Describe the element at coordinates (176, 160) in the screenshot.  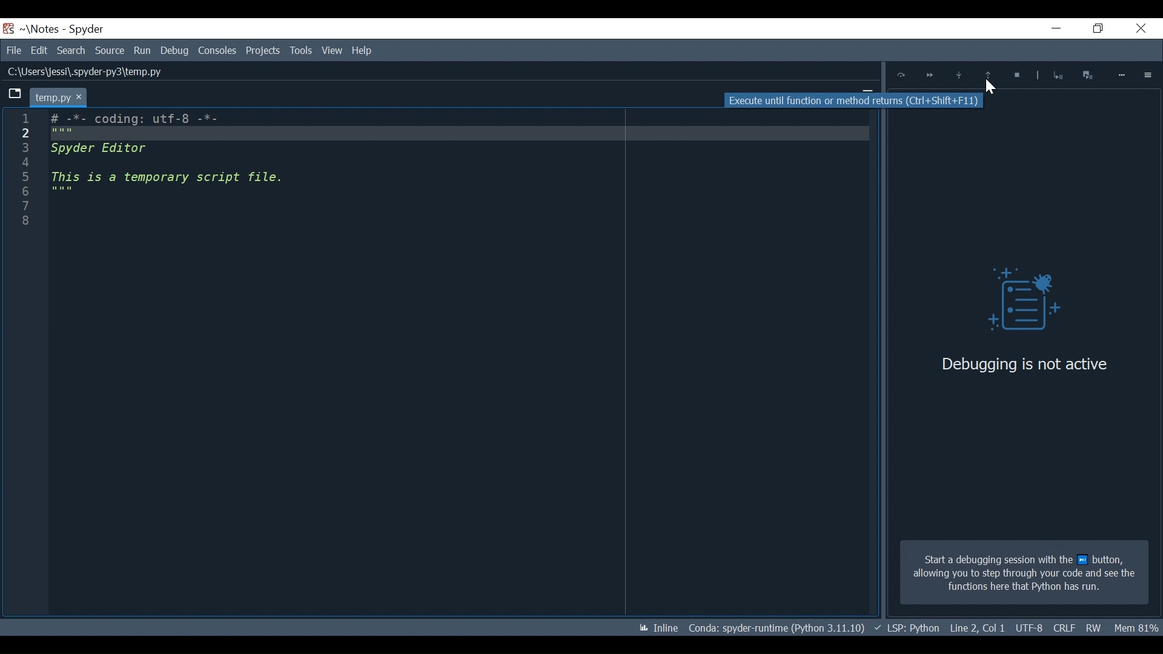
I see `Editor` at that location.